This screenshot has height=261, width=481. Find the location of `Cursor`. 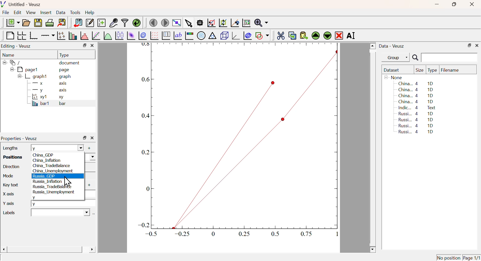

Cursor is located at coordinates (67, 182).